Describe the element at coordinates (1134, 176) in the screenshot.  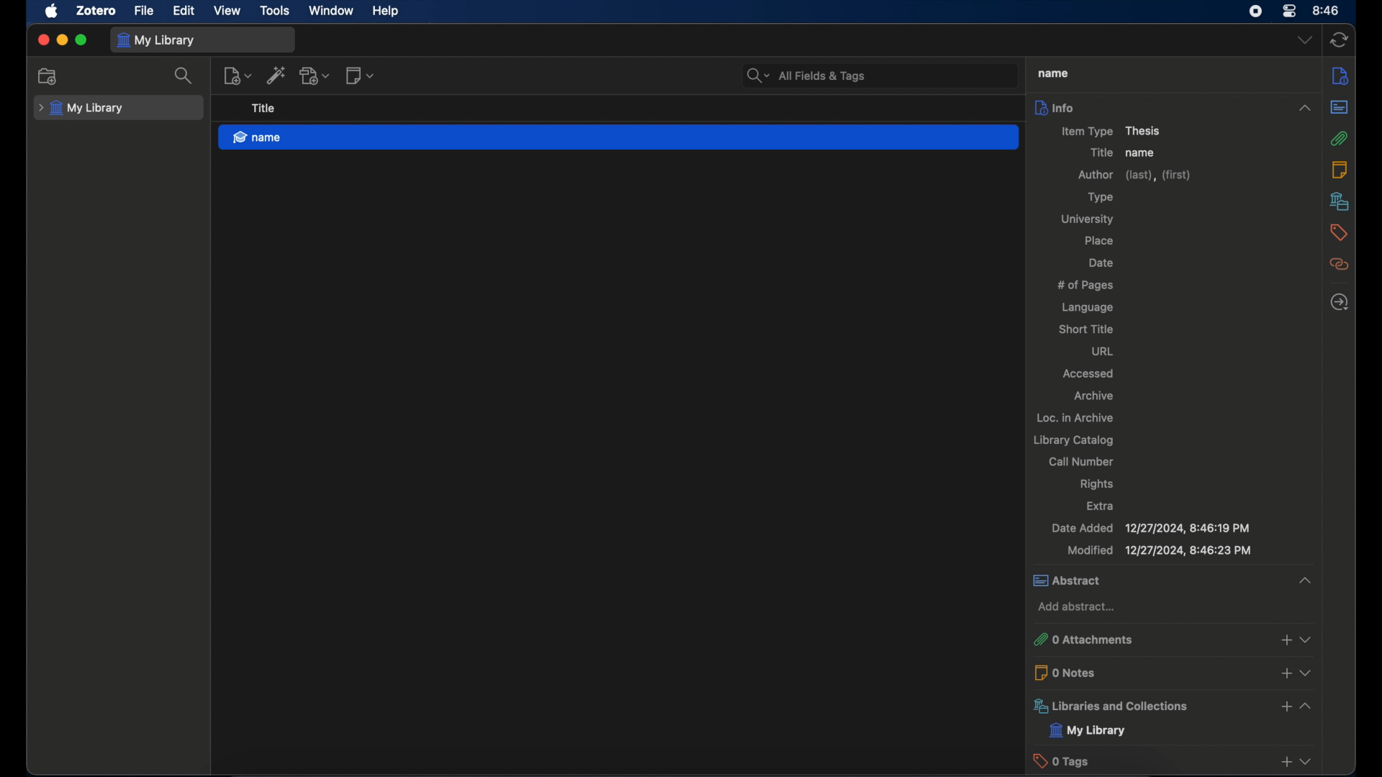
I see `author` at that location.